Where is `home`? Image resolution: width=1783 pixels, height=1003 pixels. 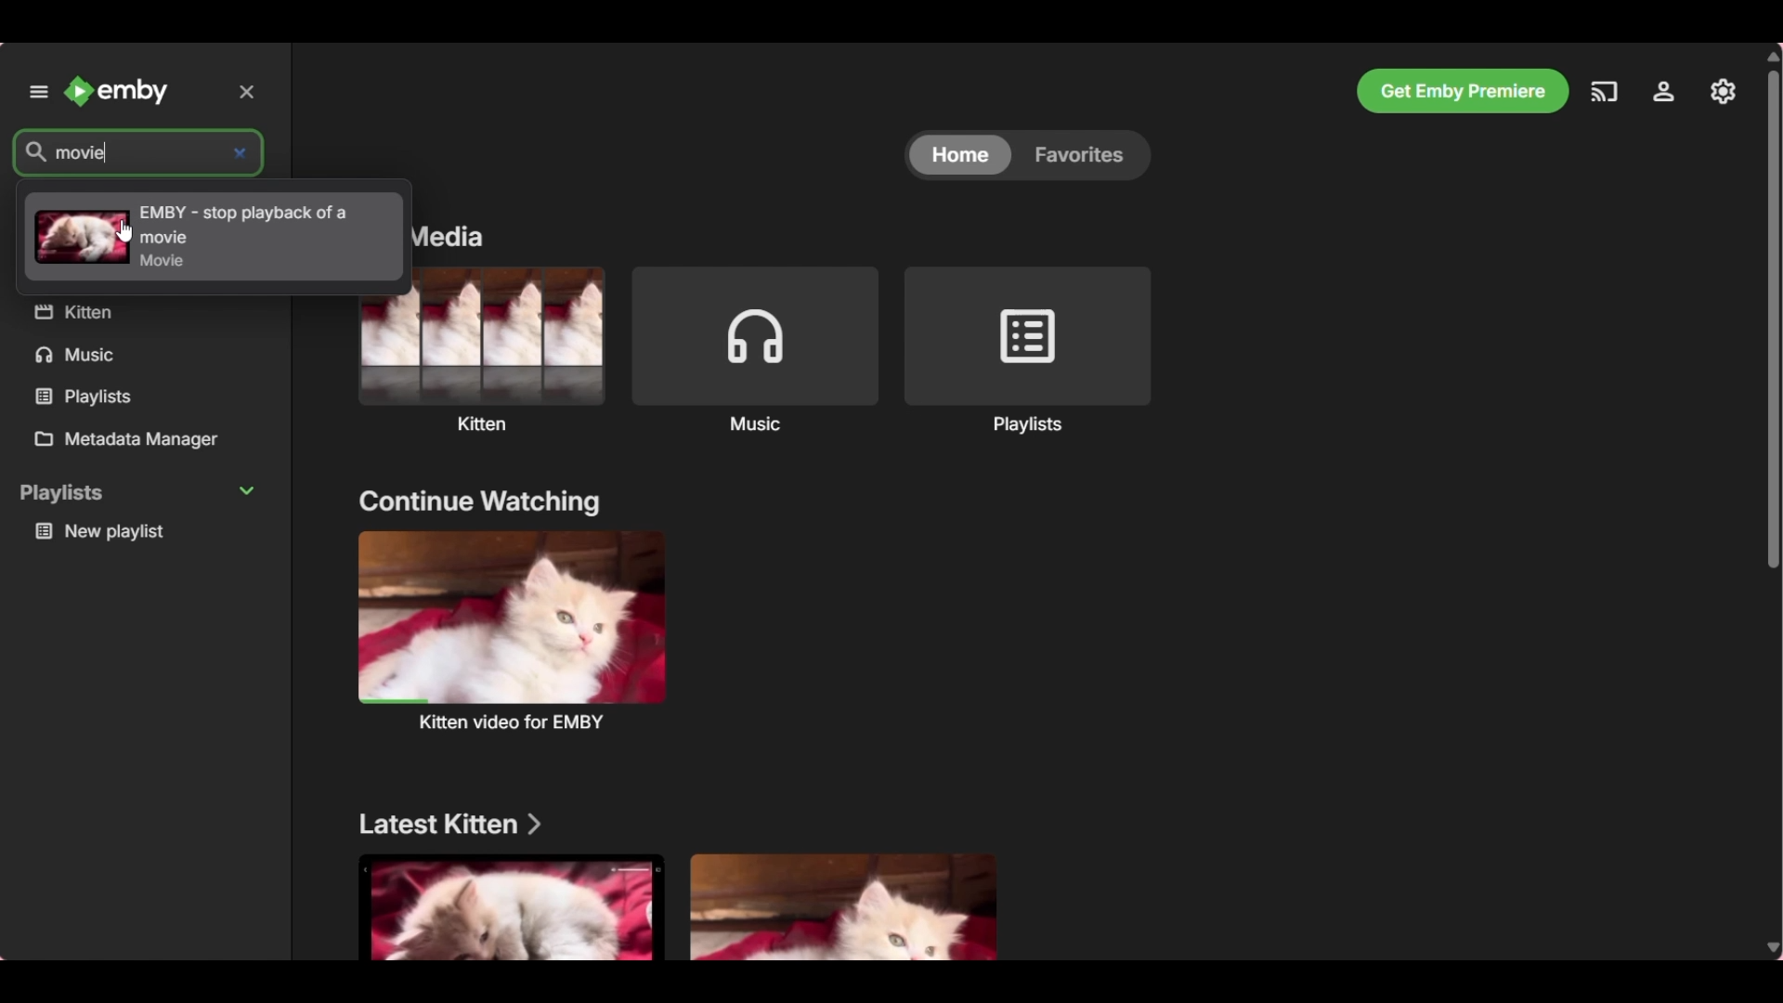 home is located at coordinates (957, 154).